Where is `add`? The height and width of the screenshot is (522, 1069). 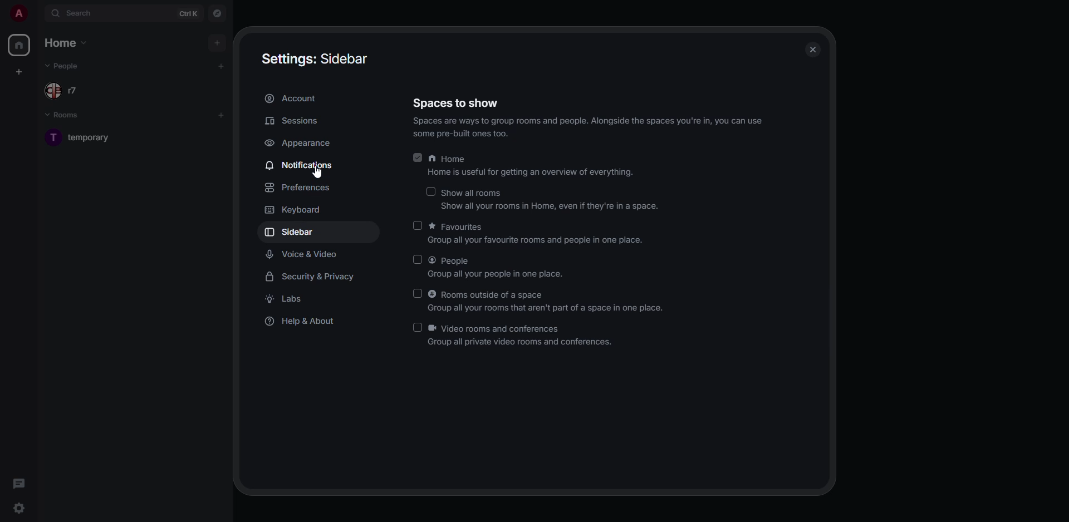 add is located at coordinates (222, 66).